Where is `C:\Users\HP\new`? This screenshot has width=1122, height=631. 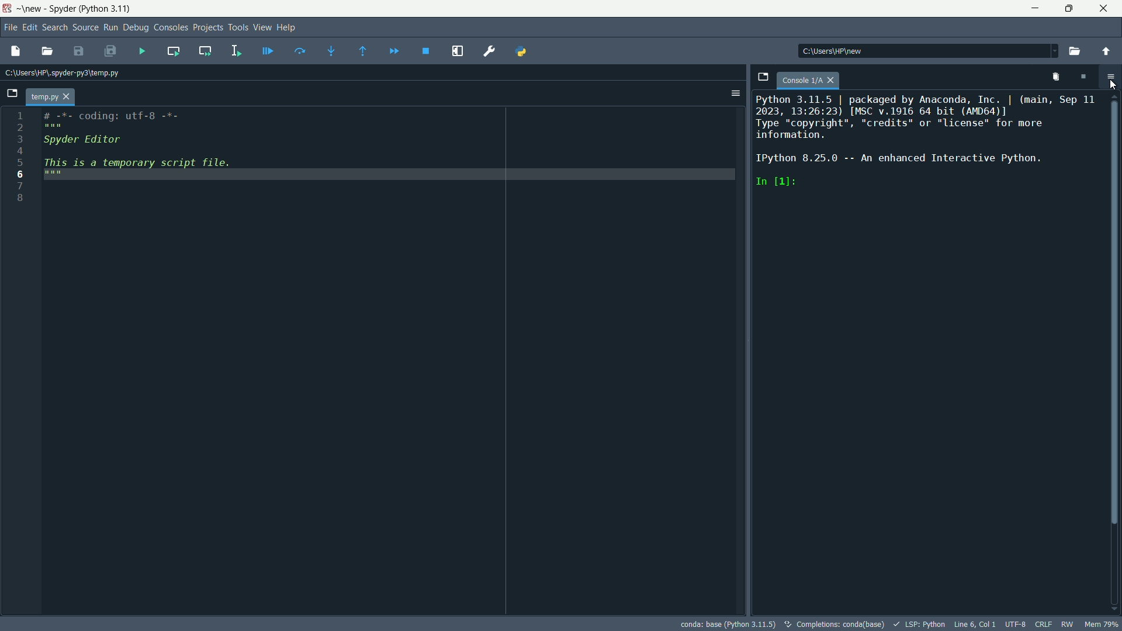 C:\Users\HP\new is located at coordinates (855, 51).